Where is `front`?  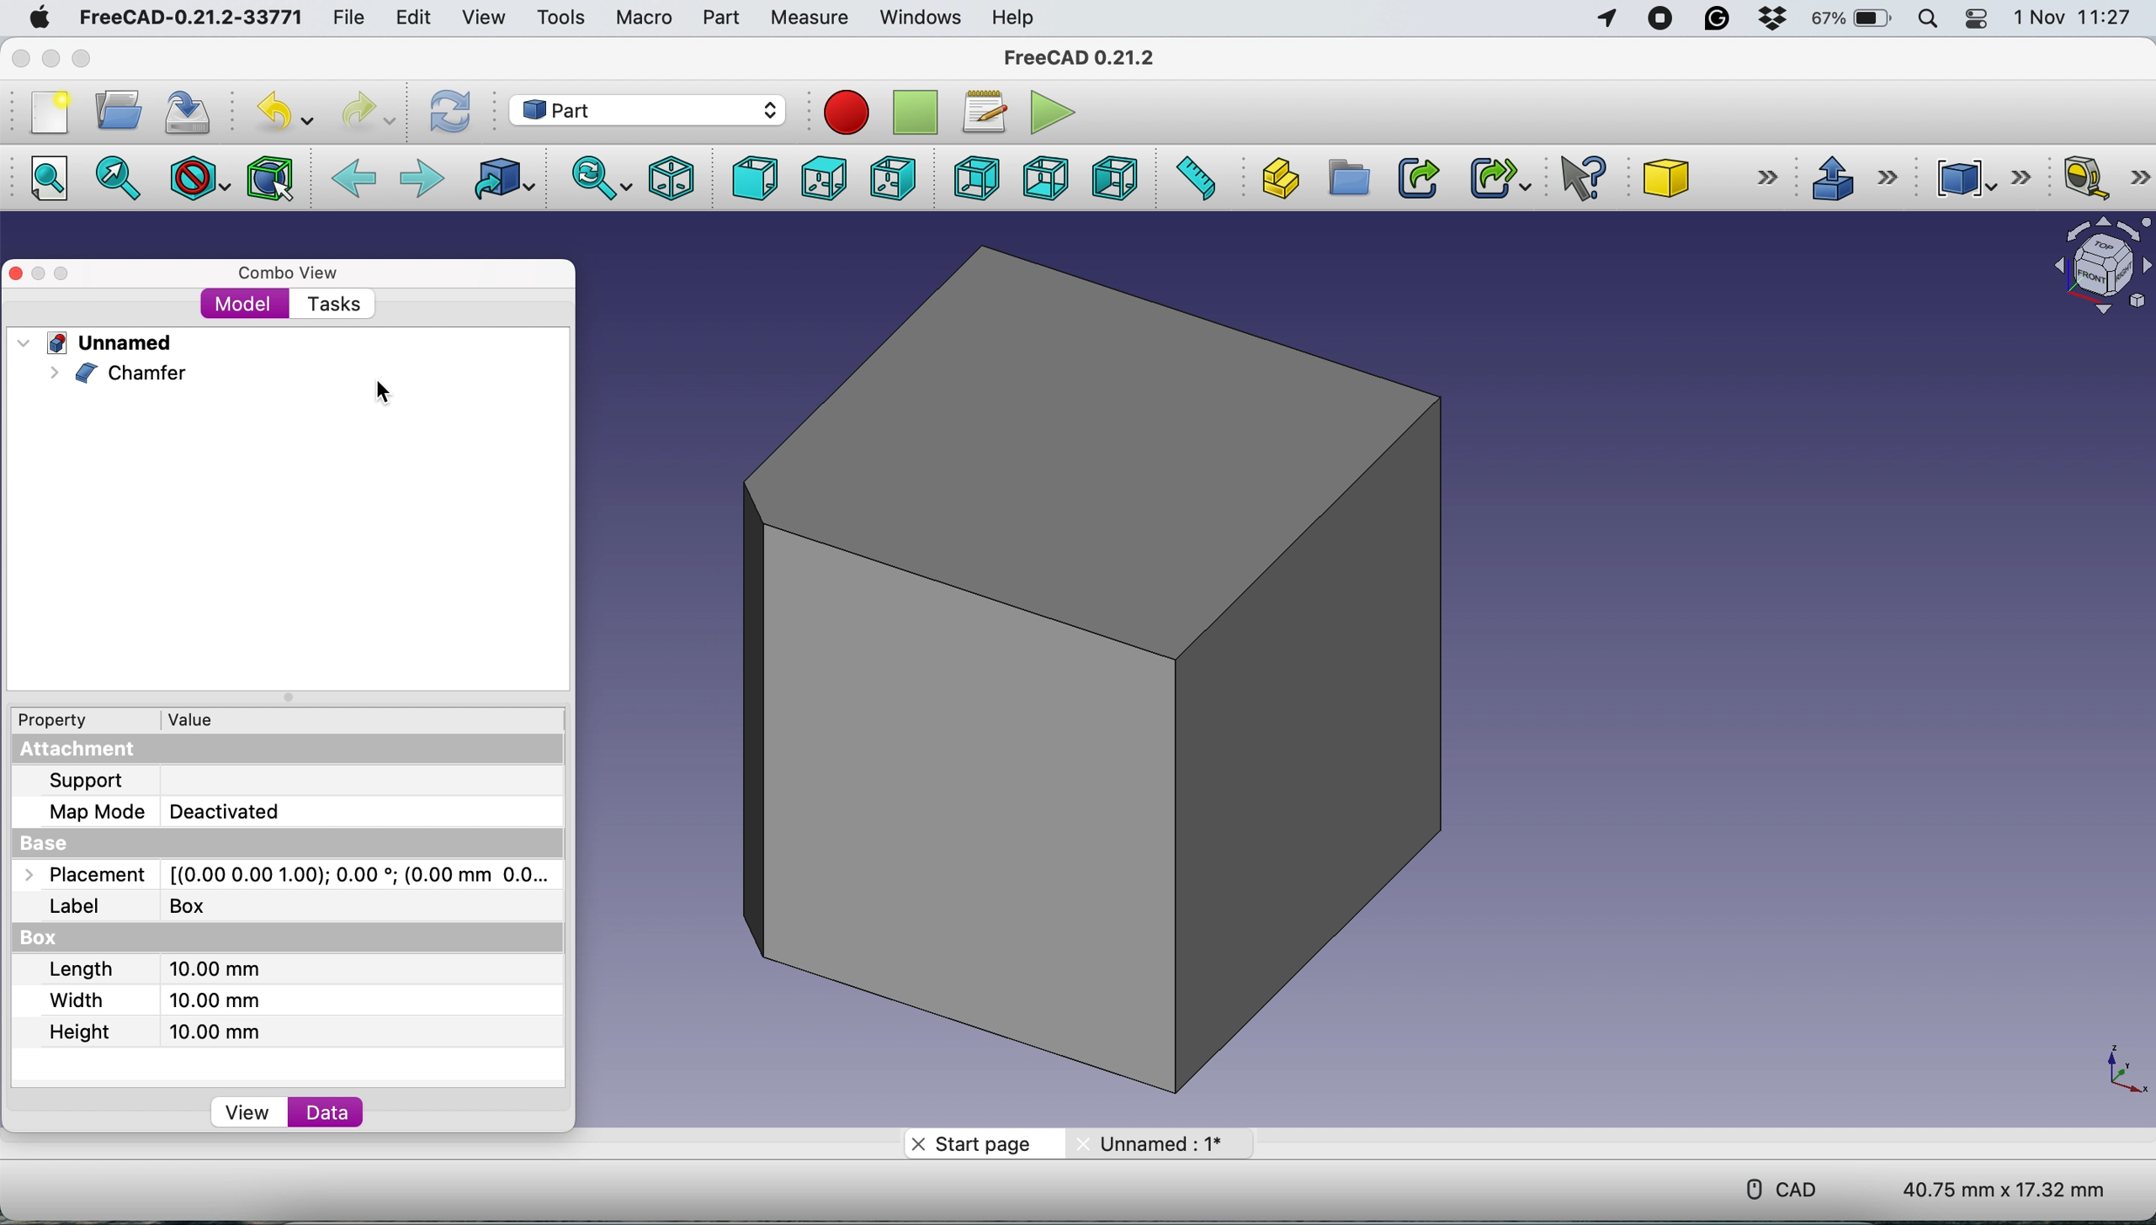
front is located at coordinates (755, 177).